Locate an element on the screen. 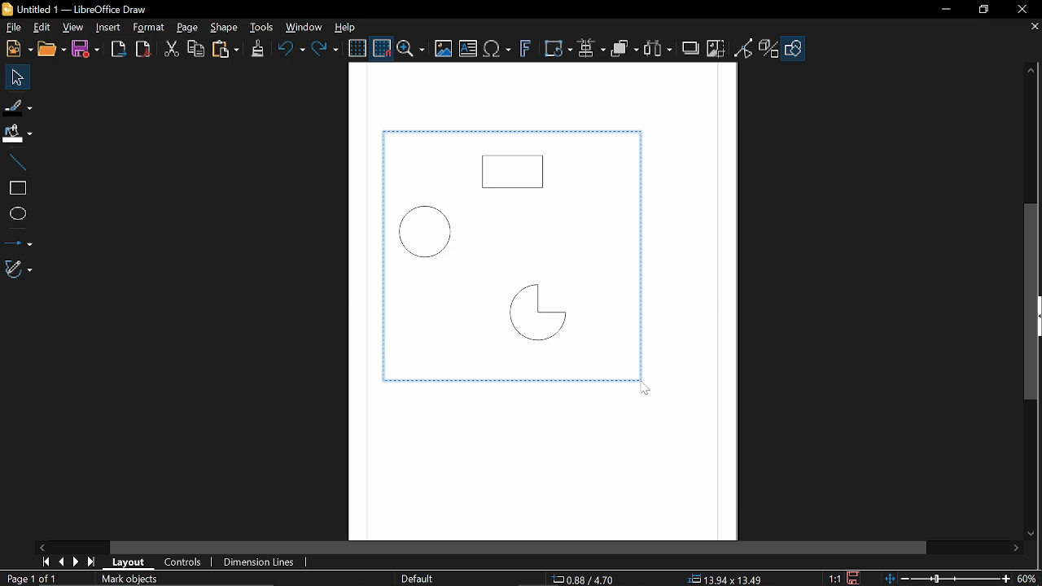 Image resolution: width=1042 pixels, height=586 pixels. Snap to grid is located at coordinates (381, 46).